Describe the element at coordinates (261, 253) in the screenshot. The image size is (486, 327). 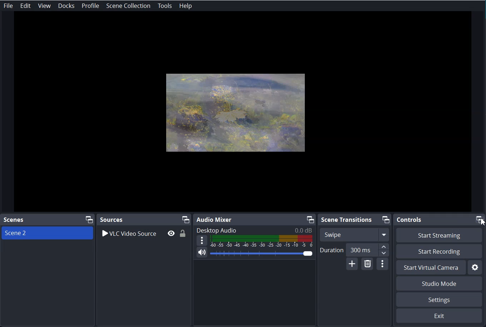
I see `Volume Adjuster` at that location.